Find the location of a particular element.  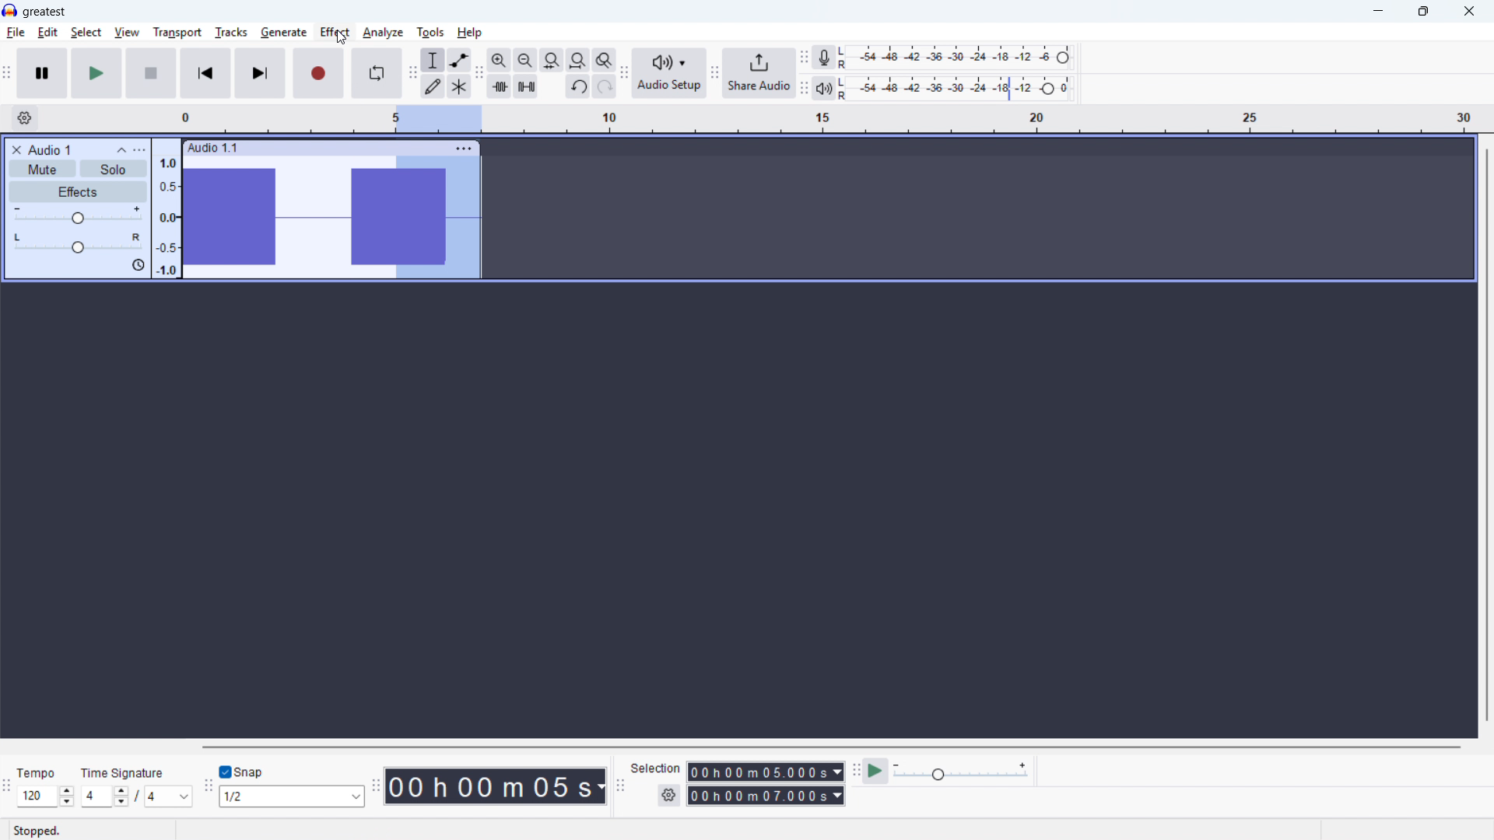

Greatest  is located at coordinates (44, 12).